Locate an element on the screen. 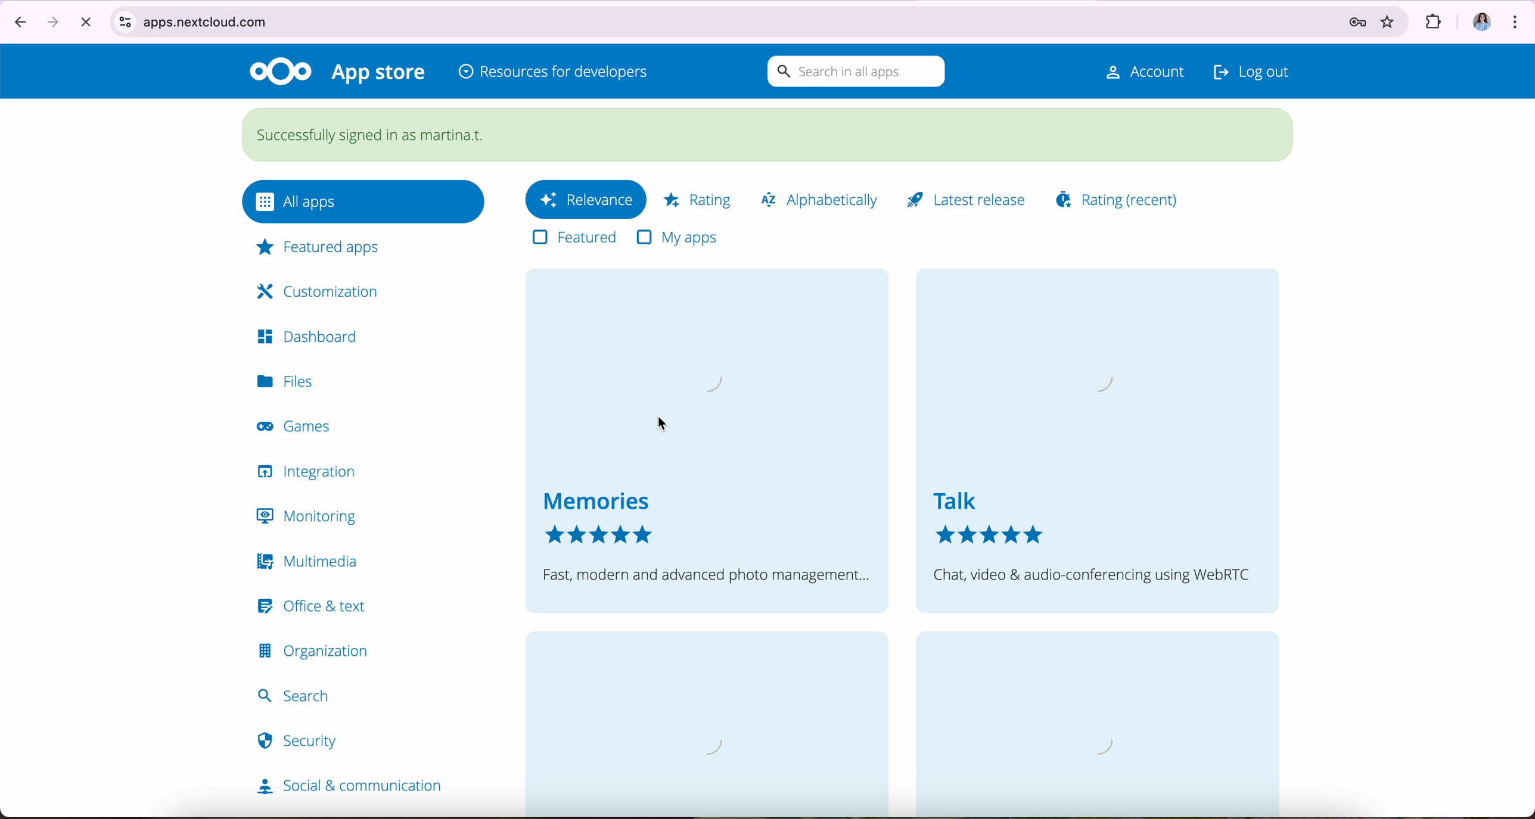 The image size is (1535, 819). appstore is located at coordinates (381, 74).